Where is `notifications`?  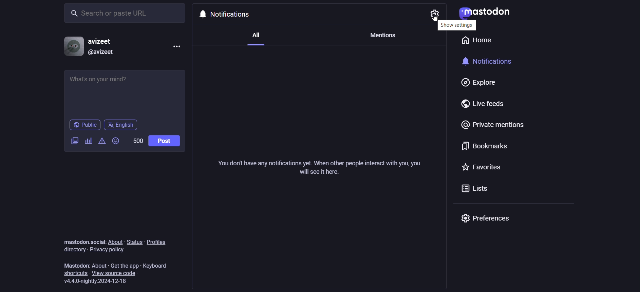 notifications is located at coordinates (488, 63).